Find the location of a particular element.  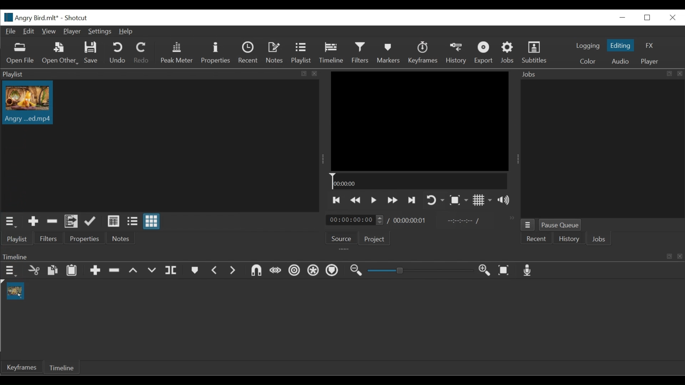

Jobs Panel is located at coordinates (605, 149).